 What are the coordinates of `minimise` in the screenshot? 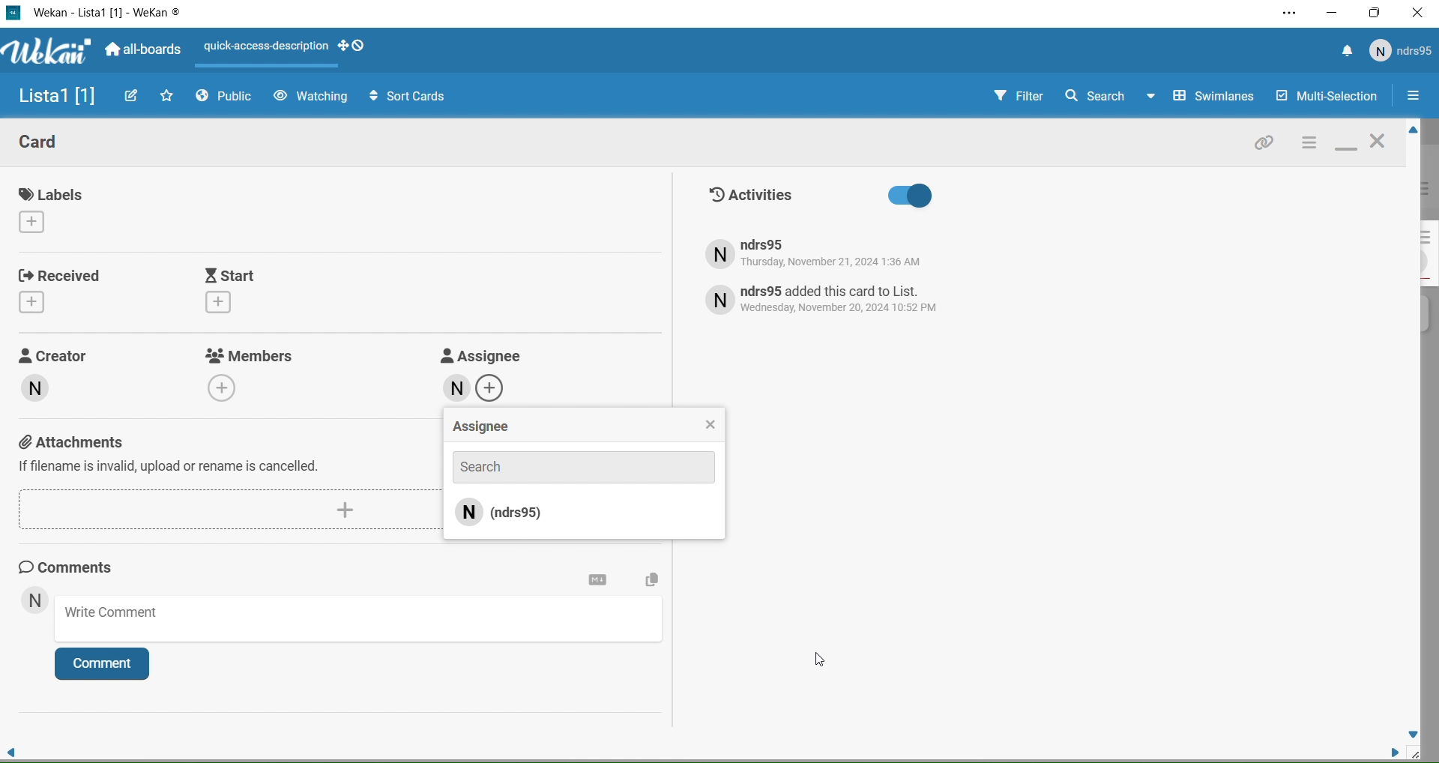 It's located at (1346, 145).